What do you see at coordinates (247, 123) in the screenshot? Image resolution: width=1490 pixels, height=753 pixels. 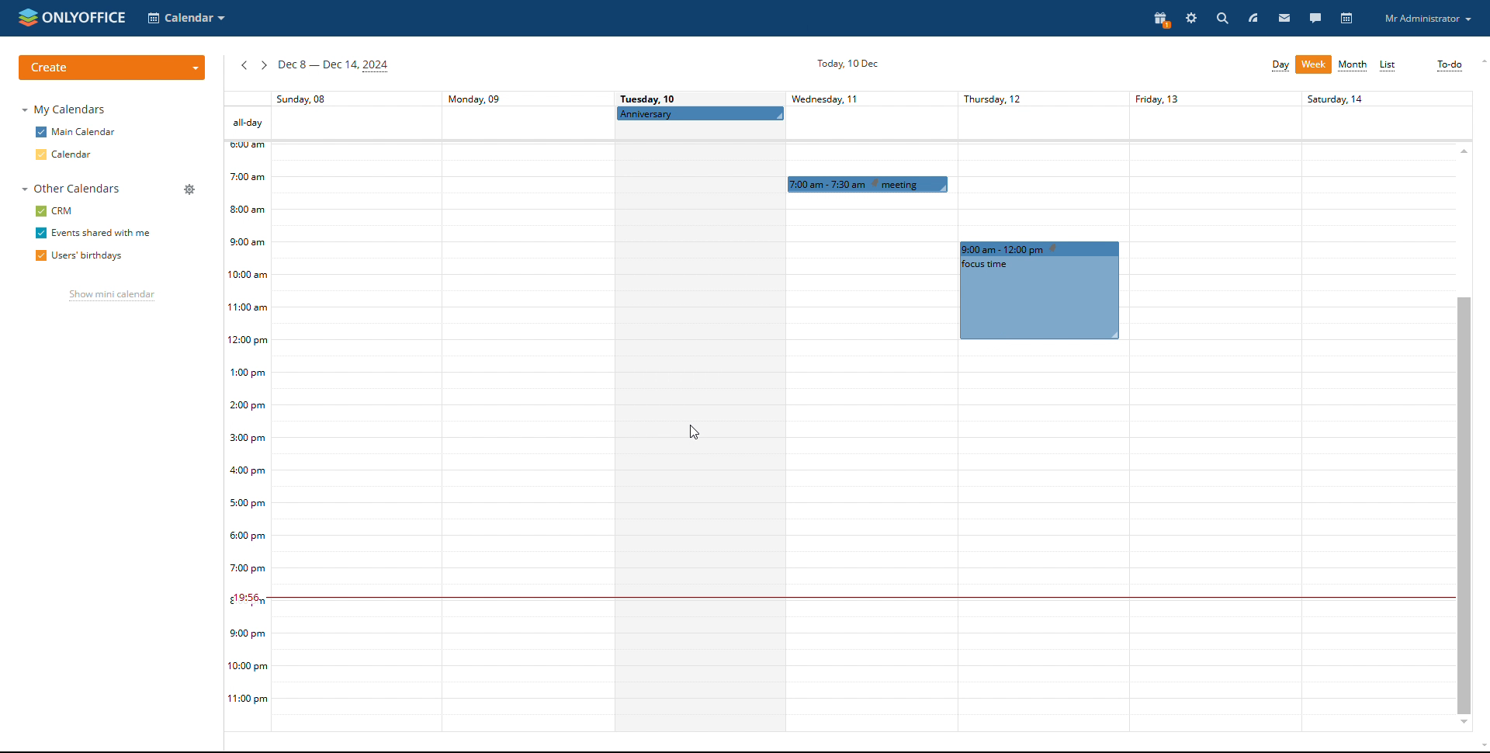 I see `all-day events` at bounding box center [247, 123].